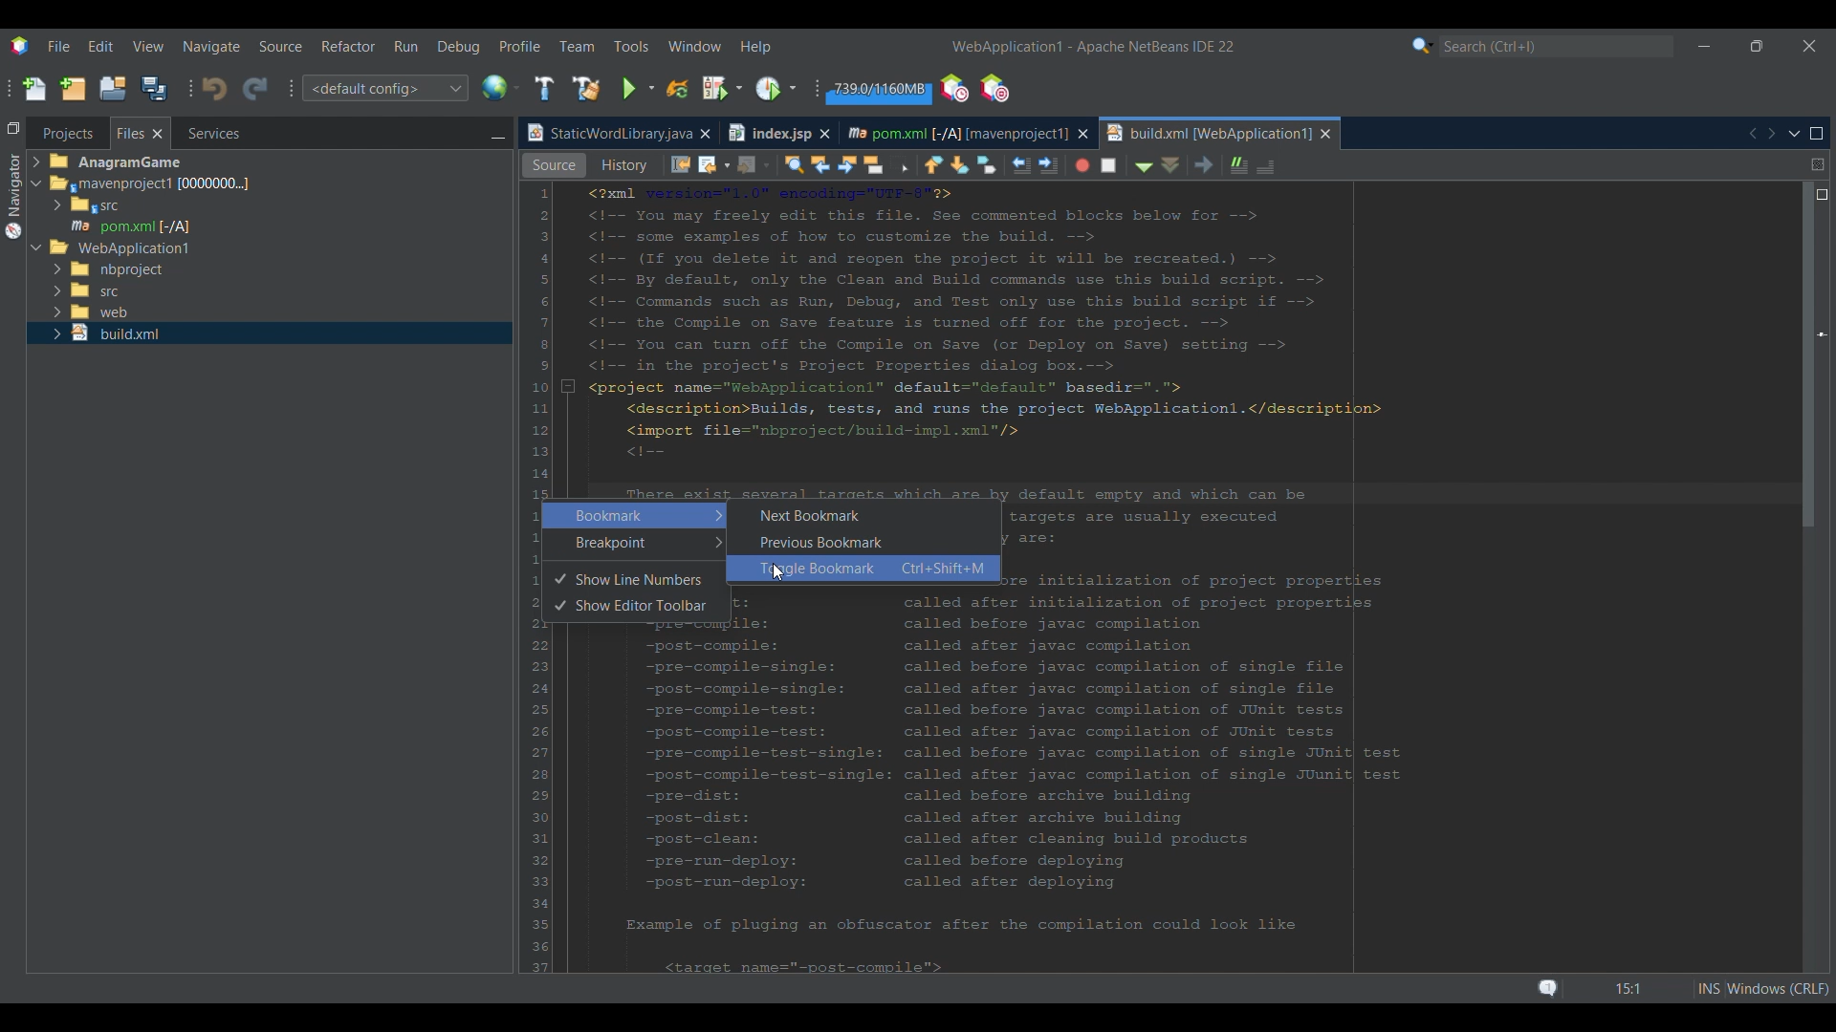 This screenshot has width=1836, height=1032. What do you see at coordinates (1401, 492) in the screenshot?
I see `Selected line highlighted` at bounding box center [1401, 492].